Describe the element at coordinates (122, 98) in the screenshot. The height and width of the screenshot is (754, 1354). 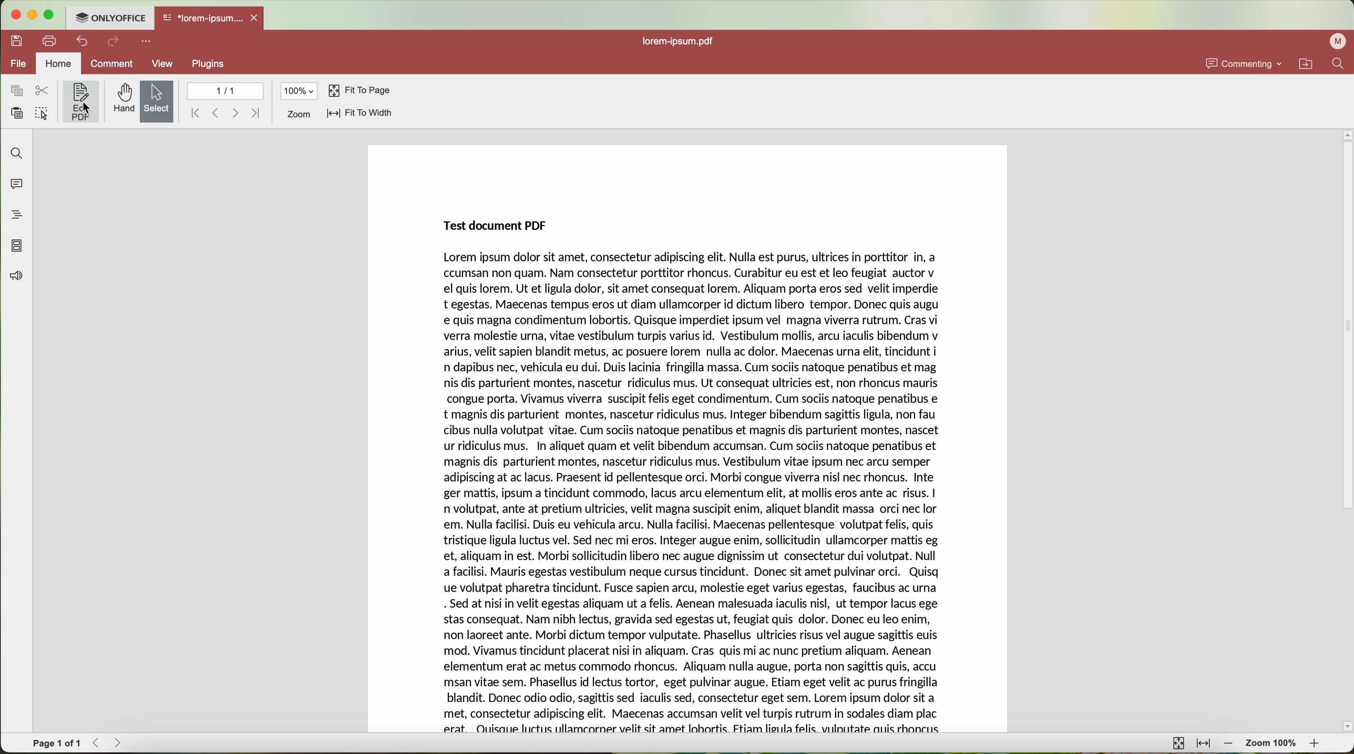
I see `hand` at that location.